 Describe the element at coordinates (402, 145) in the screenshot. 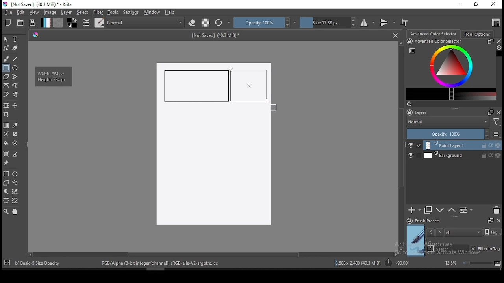

I see `scroll bar` at that location.